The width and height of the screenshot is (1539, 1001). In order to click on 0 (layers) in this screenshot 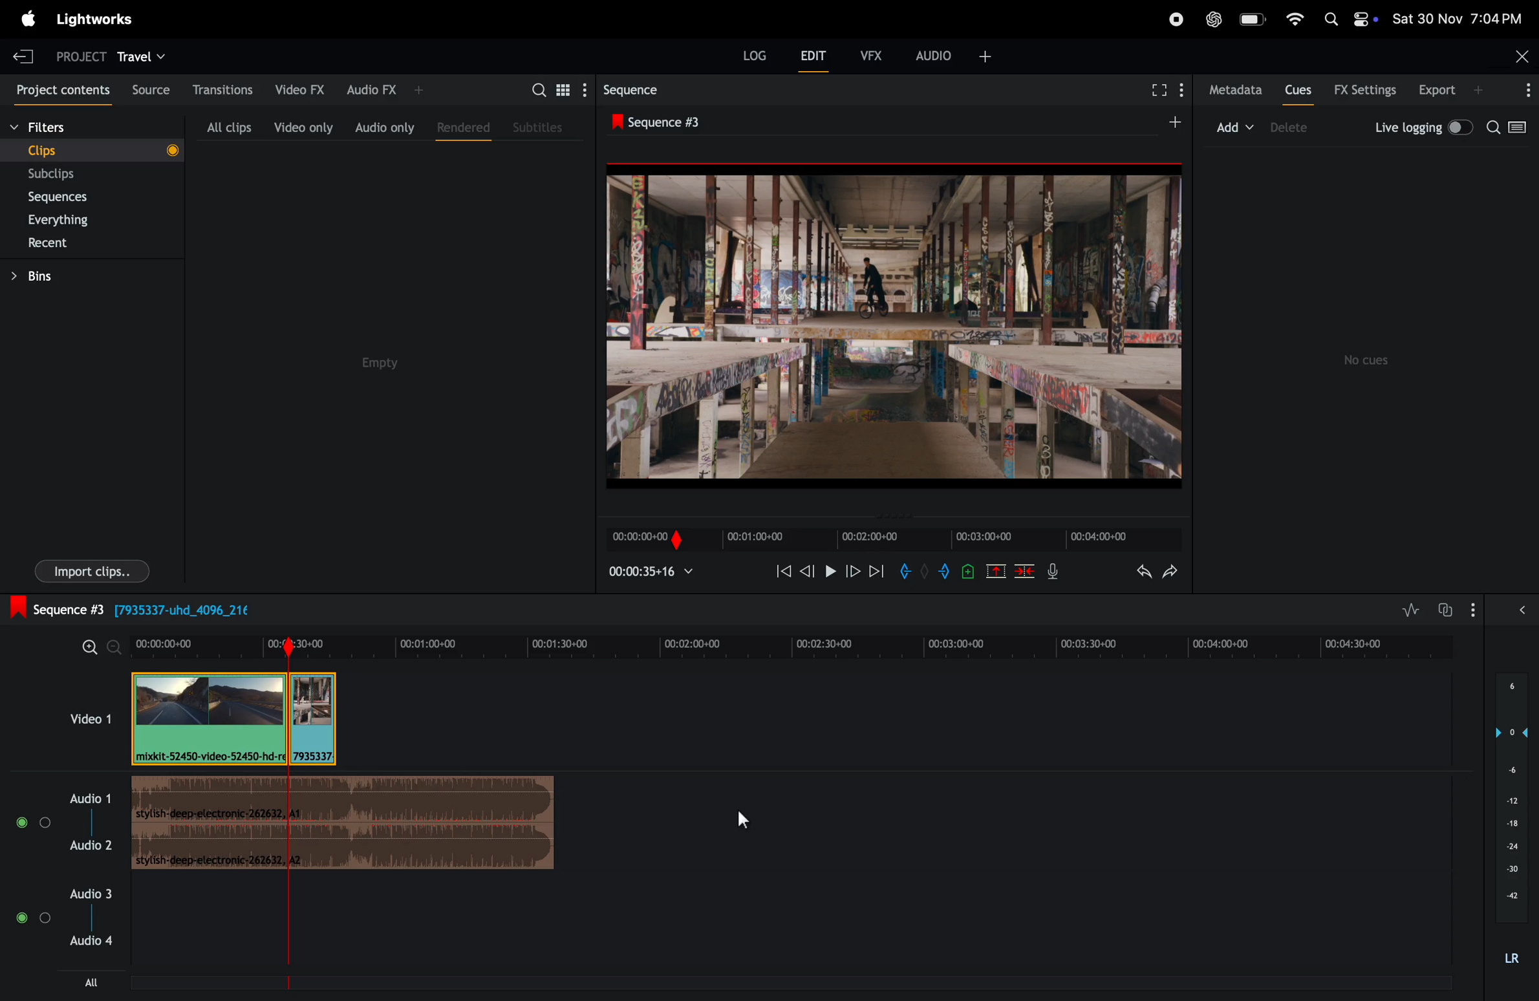, I will do `click(1507, 732)`.